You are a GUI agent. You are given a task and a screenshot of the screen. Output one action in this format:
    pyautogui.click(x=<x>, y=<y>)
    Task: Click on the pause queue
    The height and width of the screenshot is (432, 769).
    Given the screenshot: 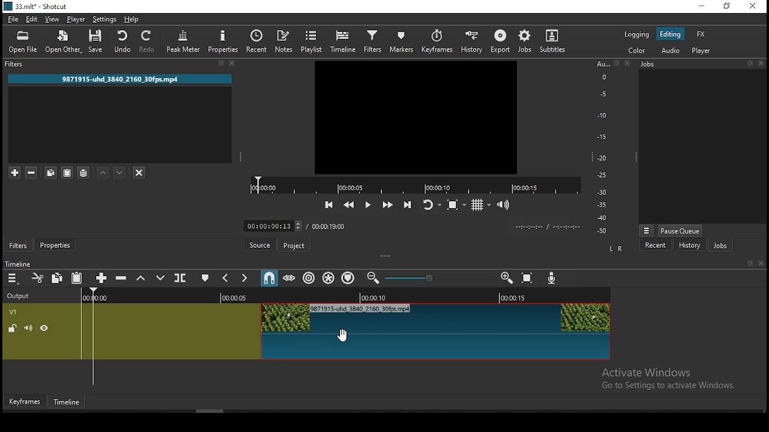 What is the action you would take?
    pyautogui.click(x=682, y=229)
    